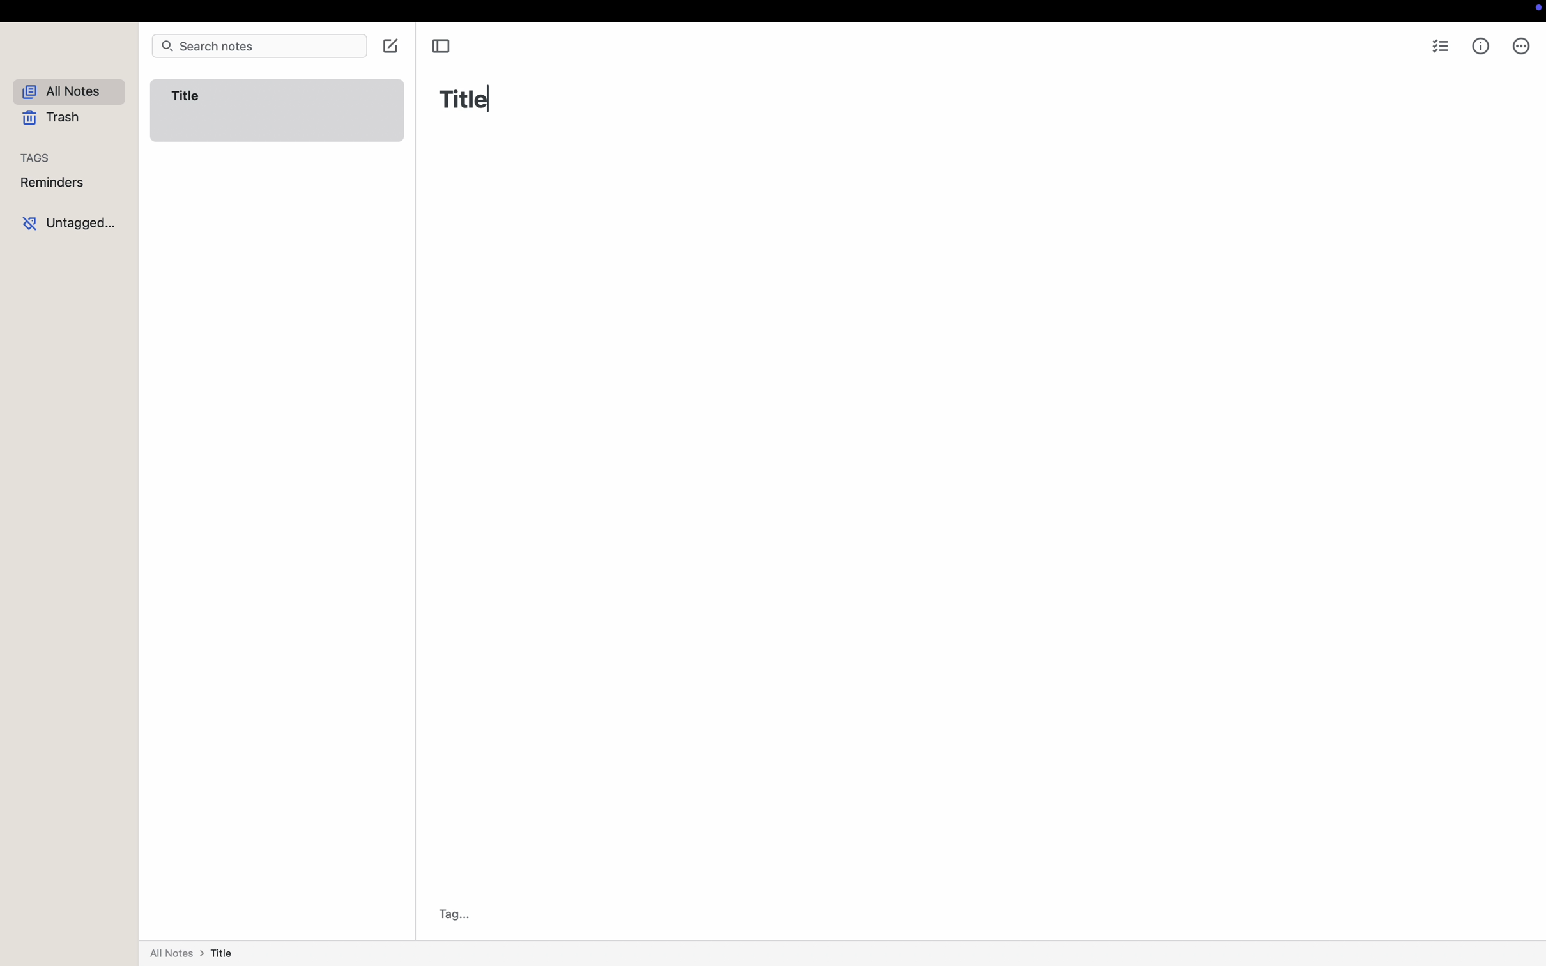  Describe the element at coordinates (1437, 49) in the screenshot. I see `checklist` at that location.